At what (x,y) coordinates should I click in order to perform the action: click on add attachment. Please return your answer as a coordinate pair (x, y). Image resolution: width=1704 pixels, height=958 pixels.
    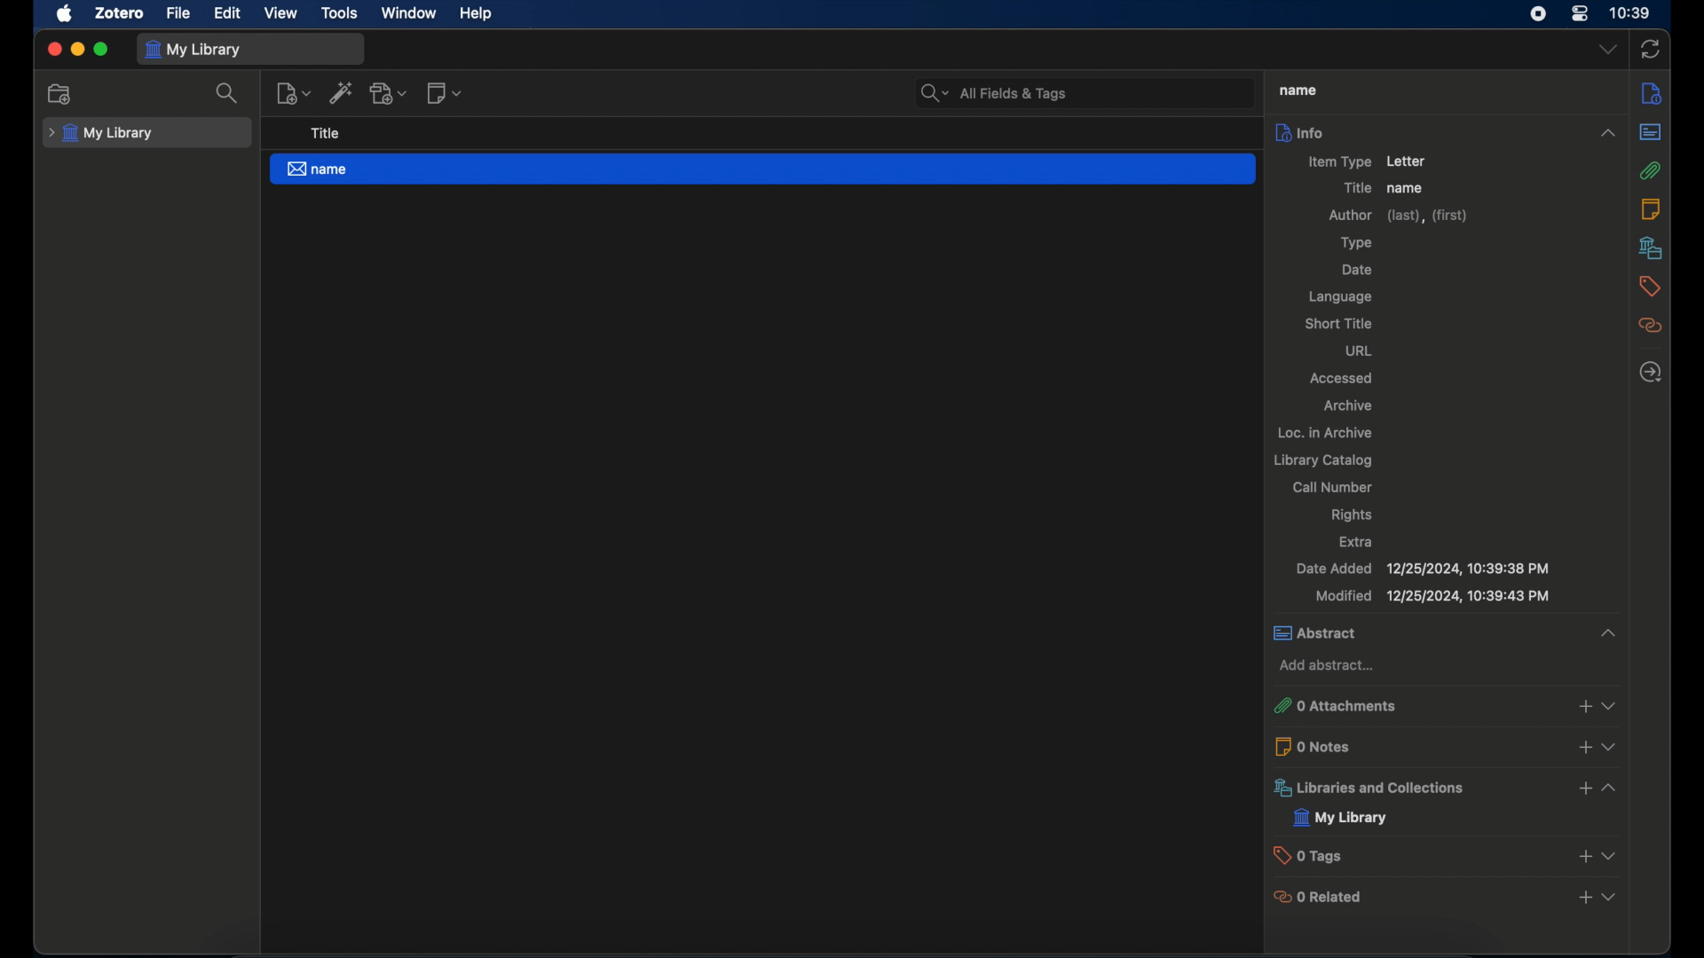
    Looking at the image, I should click on (390, 94).